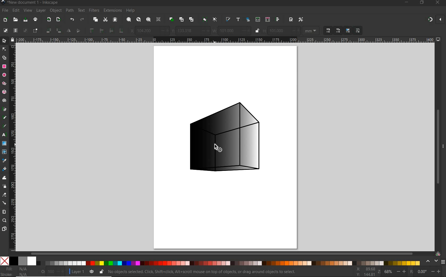  What do you see at coordinates (5, 203) in the screenshot?
I see `CONNECTOR TOOL` at bounding box center [5, 203].